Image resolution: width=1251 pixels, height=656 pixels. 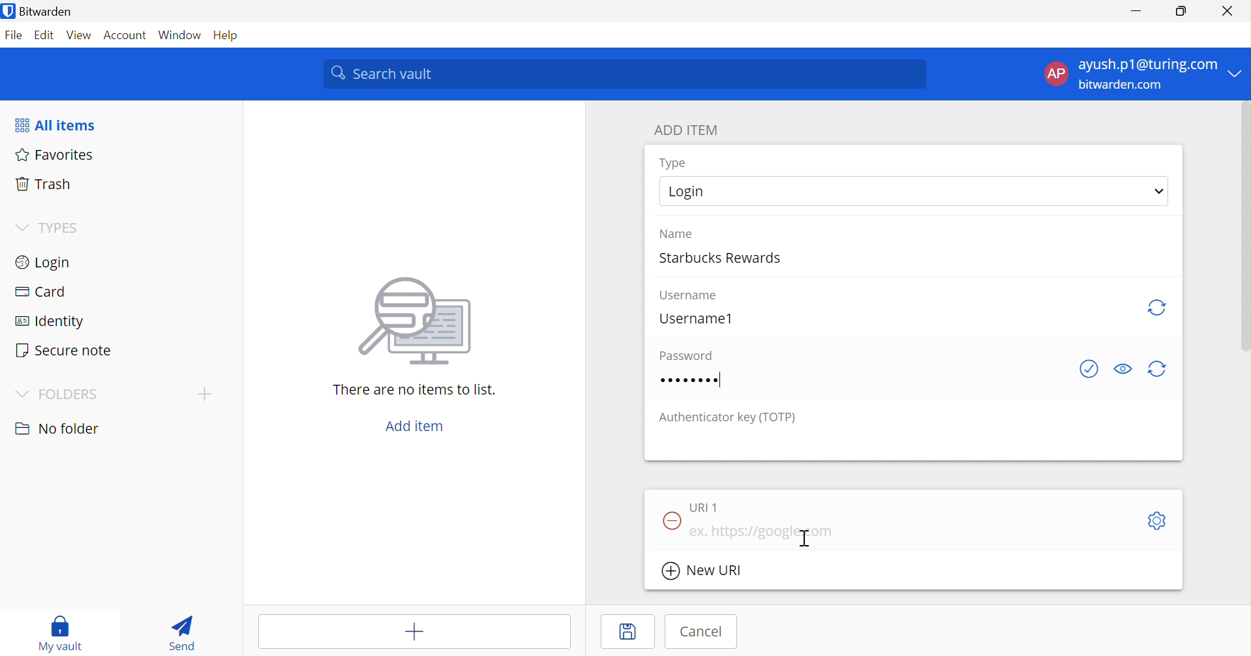 What do you see at coordinates (185, 632) in the screenshot?
I see `Send` at bounding box center [185, 632].